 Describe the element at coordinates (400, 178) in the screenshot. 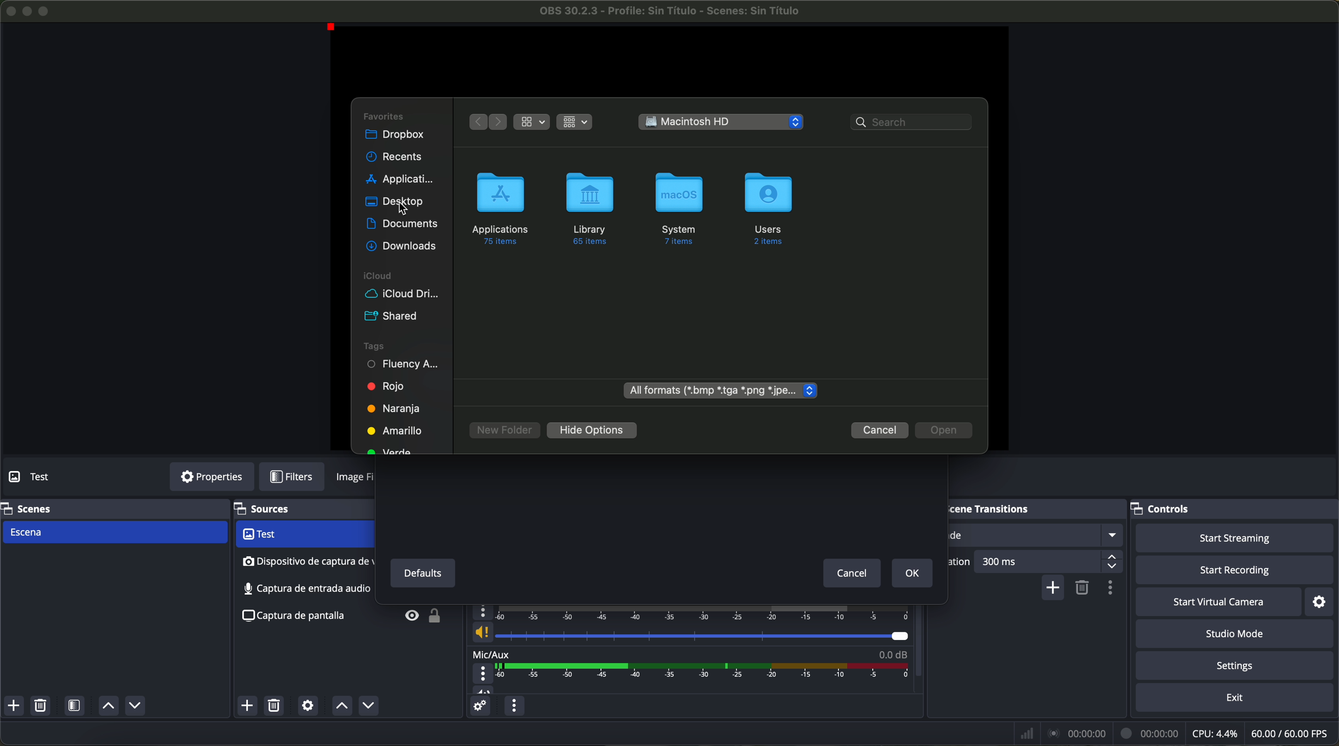

I see `applications` at that location.